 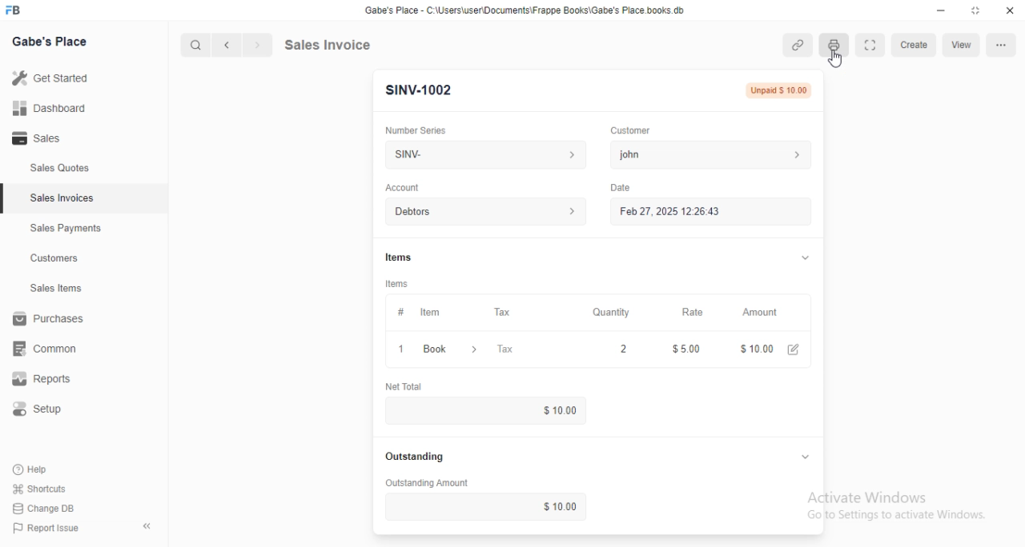 What do you see at coordinates (502, 311) in the screenshot?
I see `tax` at bounding box center [502, 311].